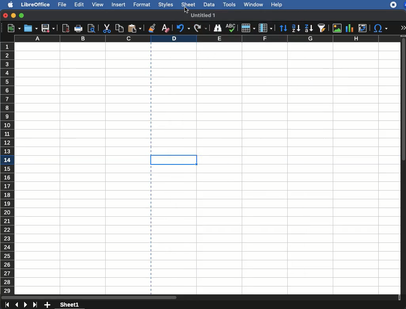 This screenshot has height=309, width=406. What do you see at coordinates (201, 28) in the screenshot?
I see `redo` at bounding box center [201, 28].